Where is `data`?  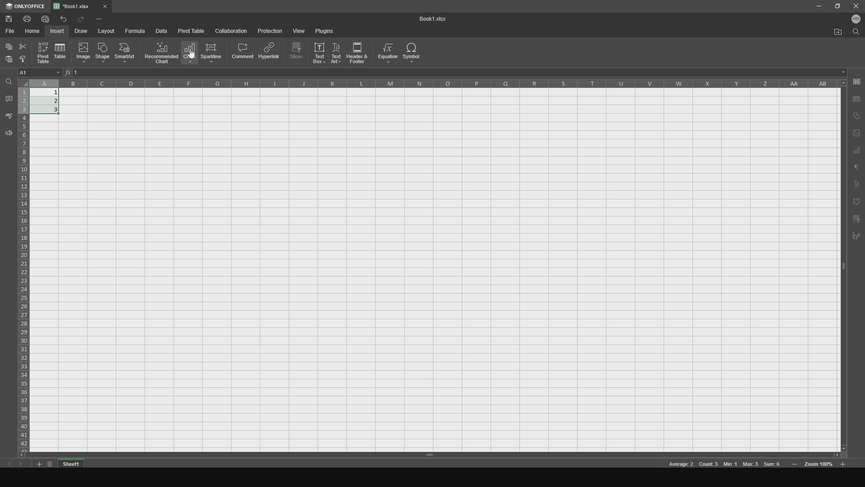 data is located at coordinates (164, 31).